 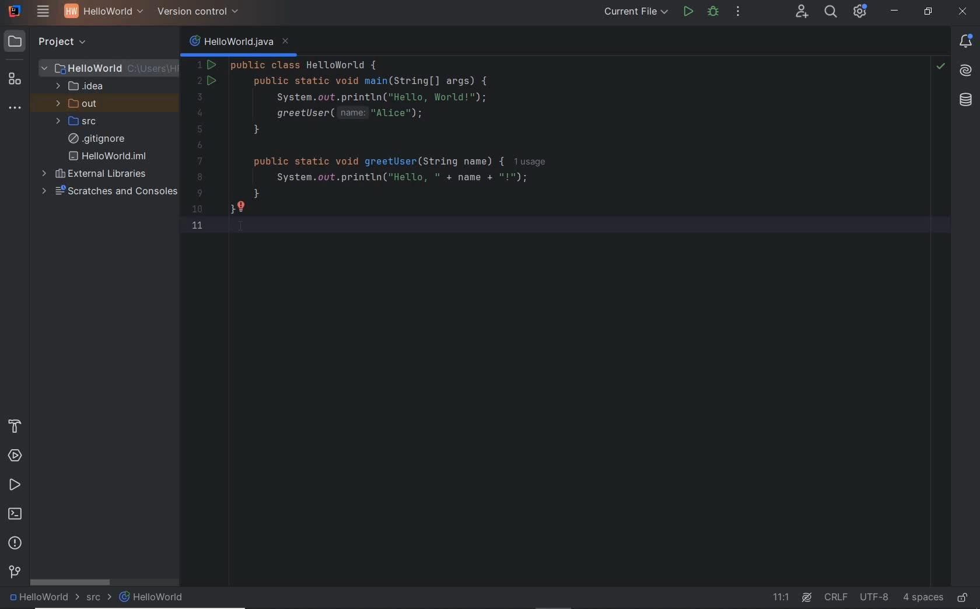 What do you see at coordinates (77, 87) in the screenshot?
I see `.idea (folder)` at bounding box center [77, 87].